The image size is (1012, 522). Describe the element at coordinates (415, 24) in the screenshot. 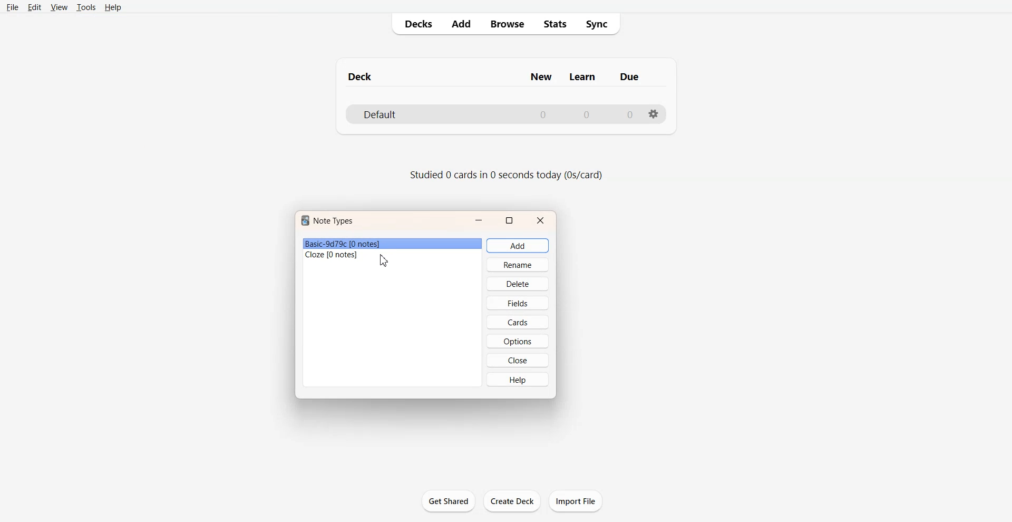

I see `Decks` at that location.